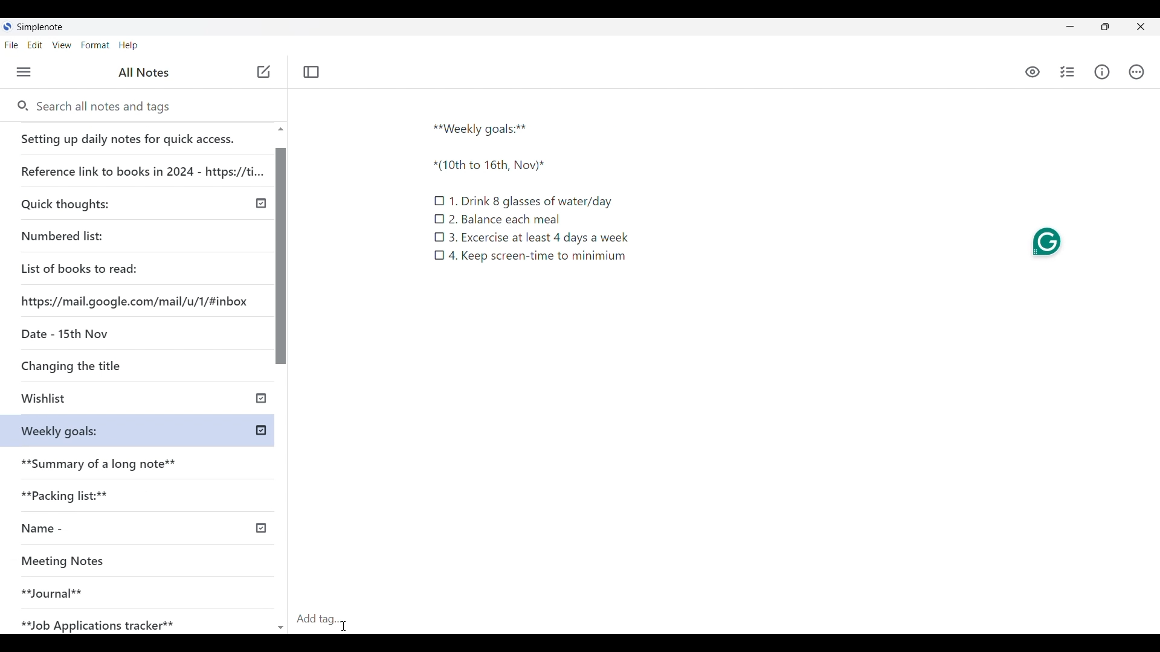 The image size is (1160, 652). What do you see at coordinates (97, 234) in the screenshot?
I see `Numbered list` at bounding box center [97, 234].